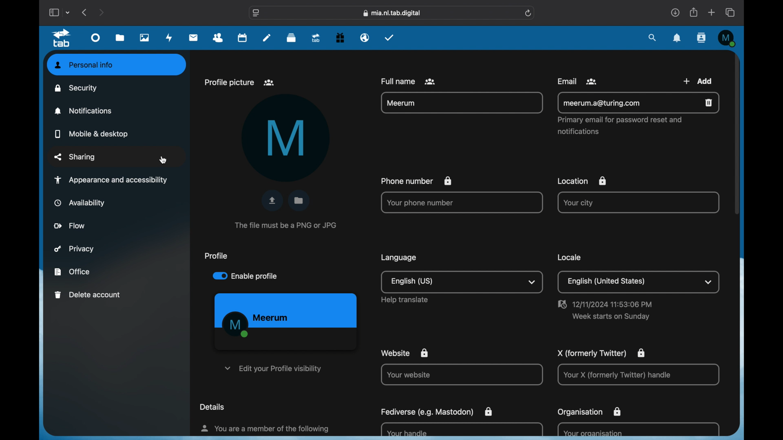 The height and width of the screenshot is (440, 783). I want to click on language, so click(416, 259).